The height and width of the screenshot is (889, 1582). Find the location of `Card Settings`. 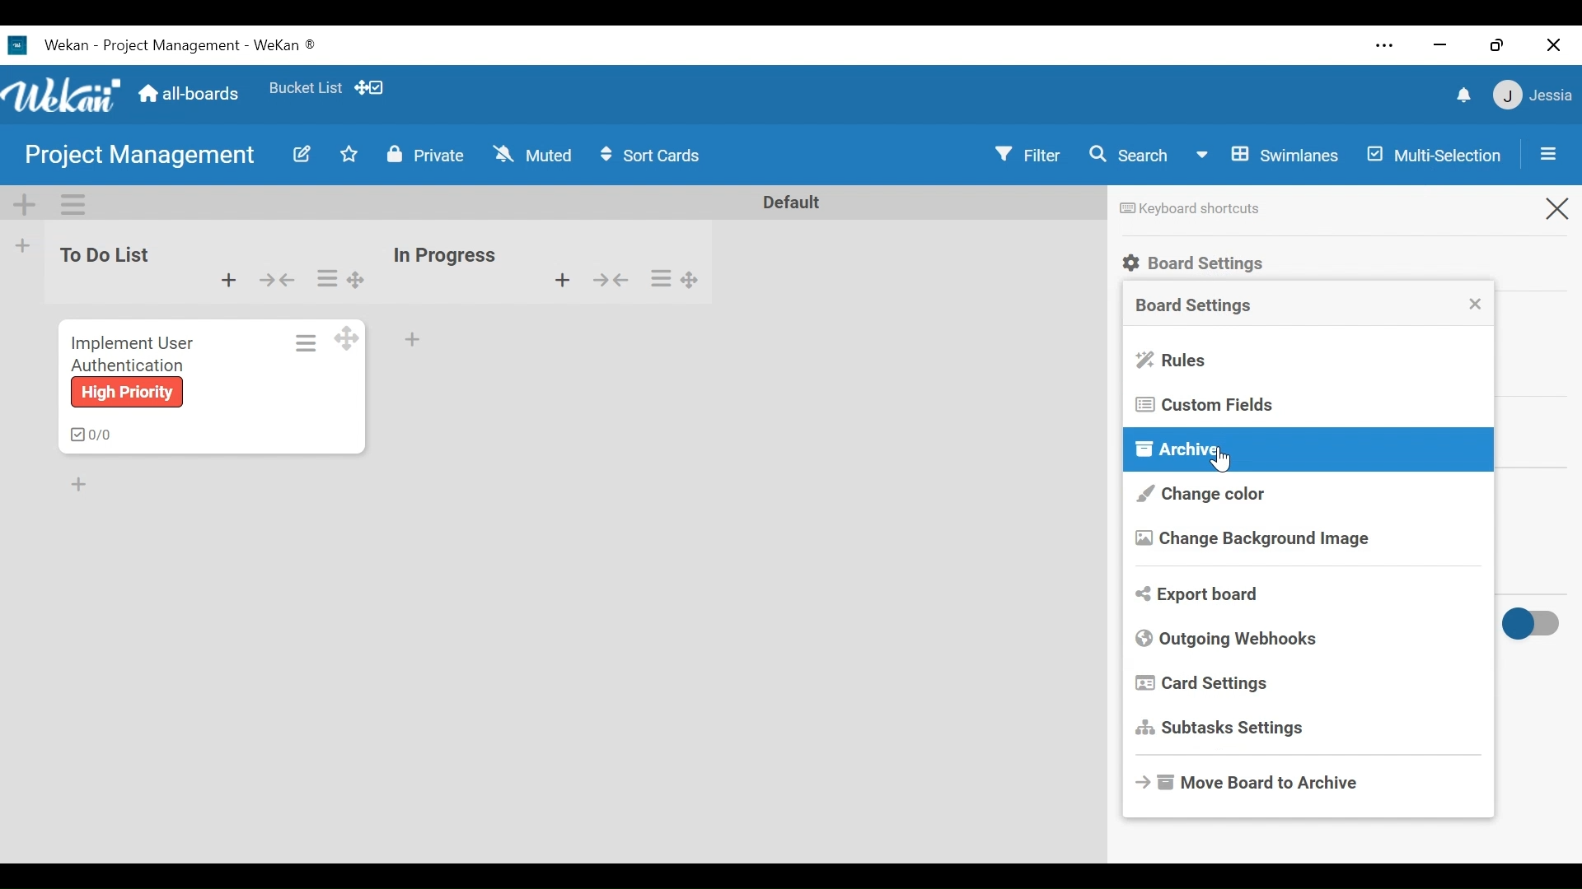

Card Settings is located at coordinates (1204, 683).